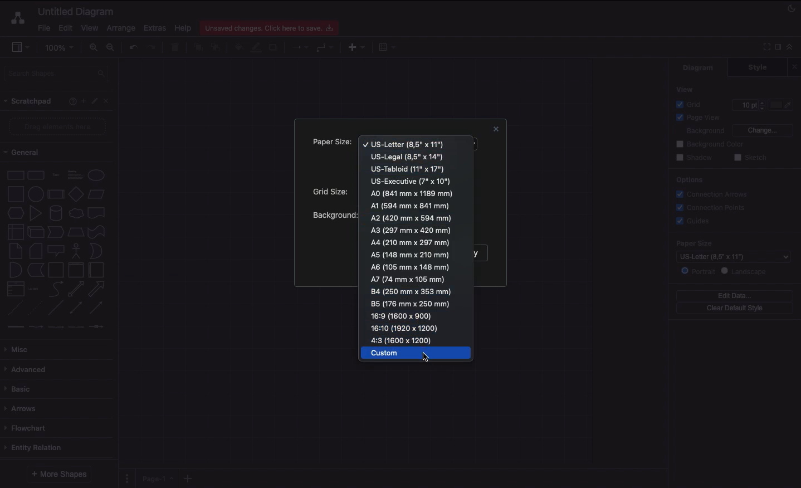  I want to click on Drag elements here, so click(59, 126).